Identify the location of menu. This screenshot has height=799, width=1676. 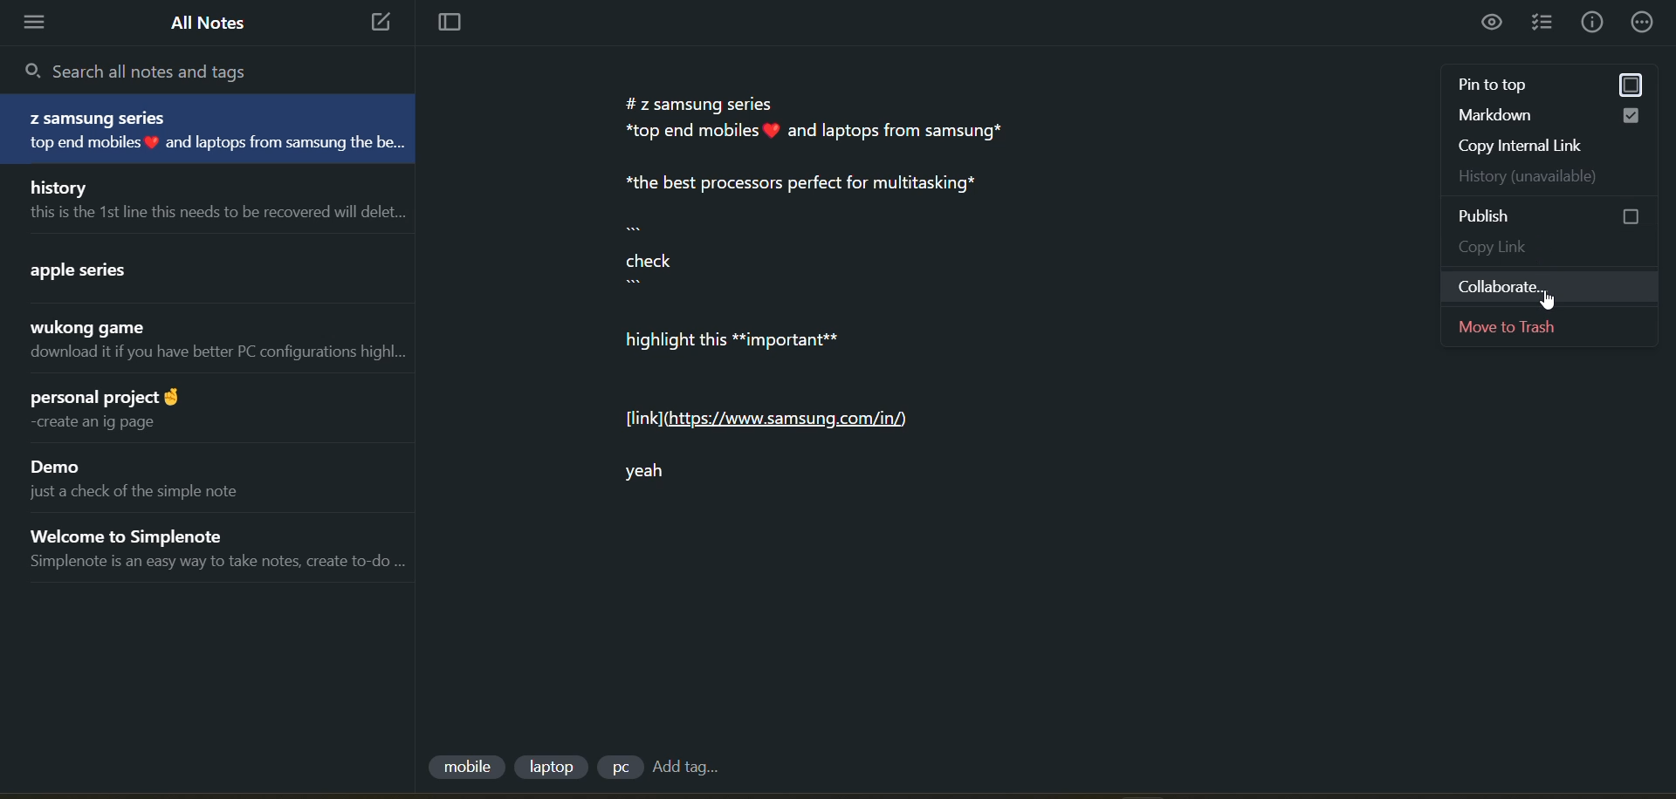
(40, 23).